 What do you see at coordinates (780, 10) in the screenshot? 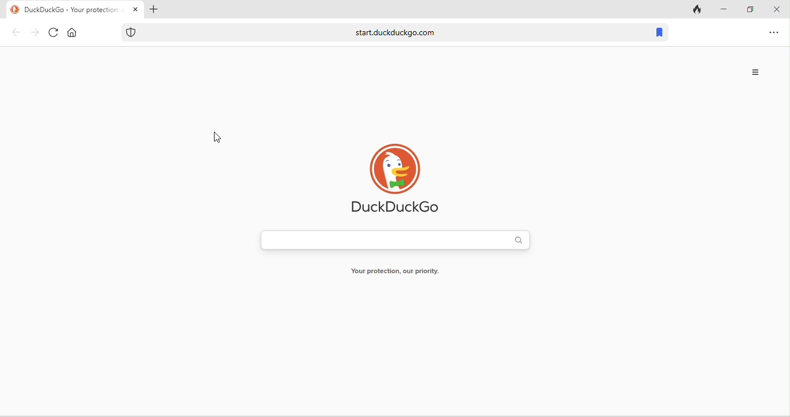
I see `close` at bounding box center [780, 10].